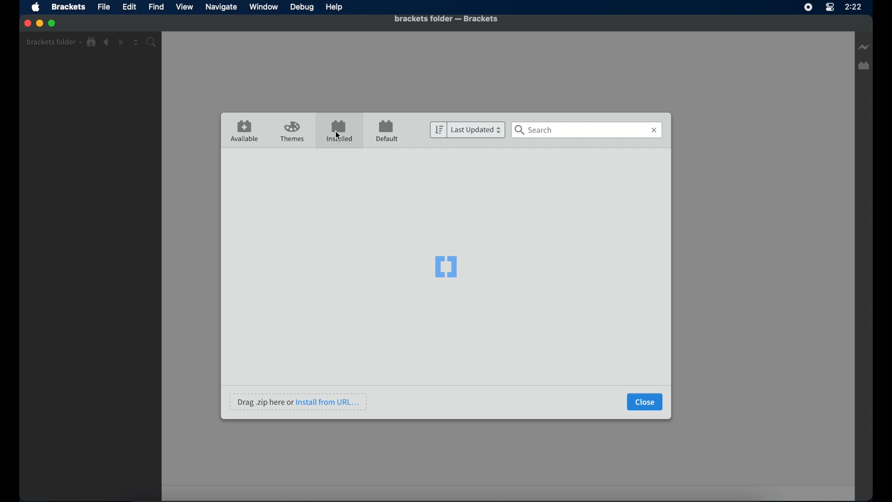 The width and height of the screenshot is (892, 502). Describe the element at coordinates (858, 12) in the screenshot. I see `2:22` at that location.